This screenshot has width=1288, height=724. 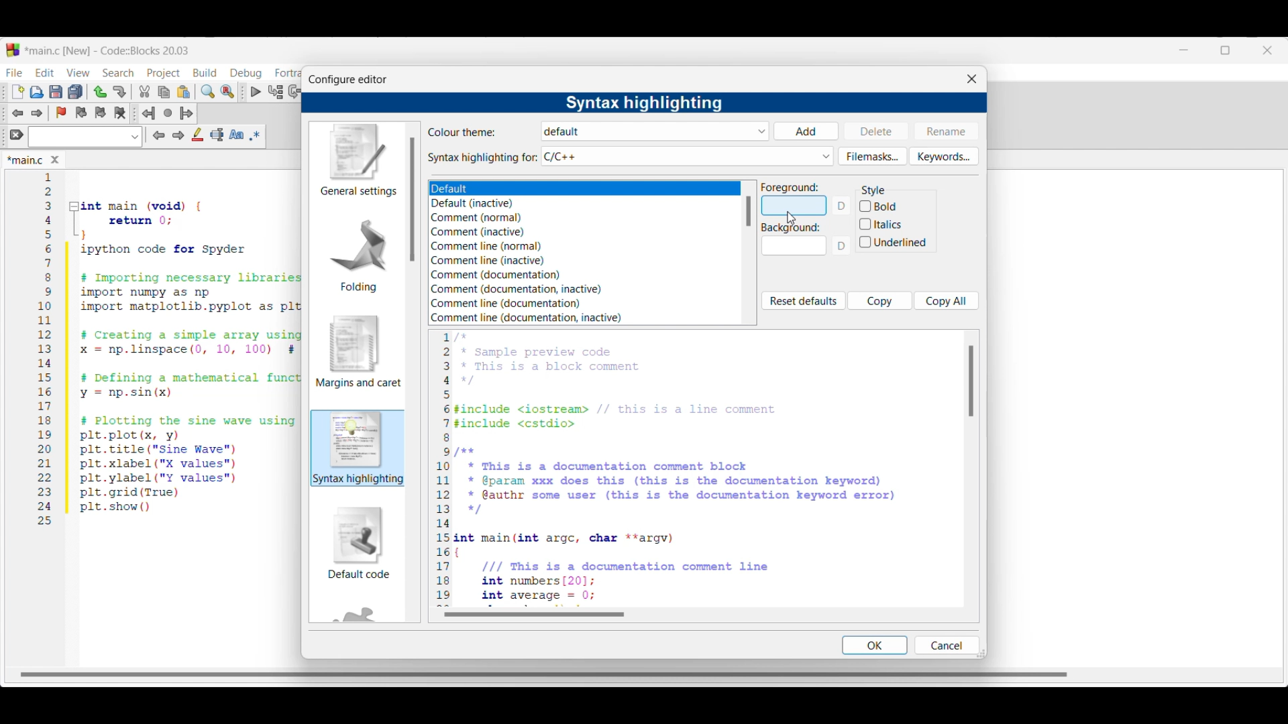 What do you see at coordinates (877, 130) in the screenshot?
I see `Delete` at bounding box center [877, 130].